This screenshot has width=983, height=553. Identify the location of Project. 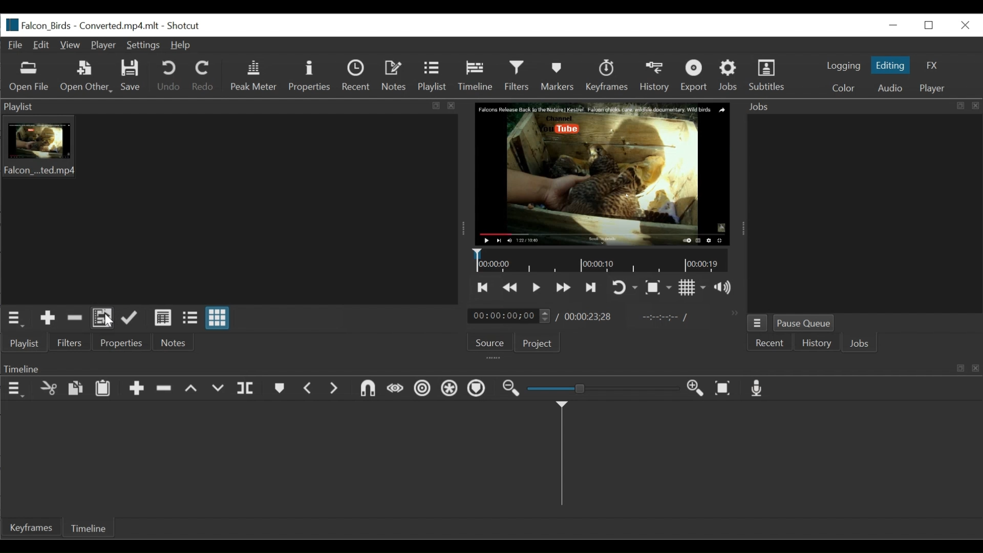
(539, 343).